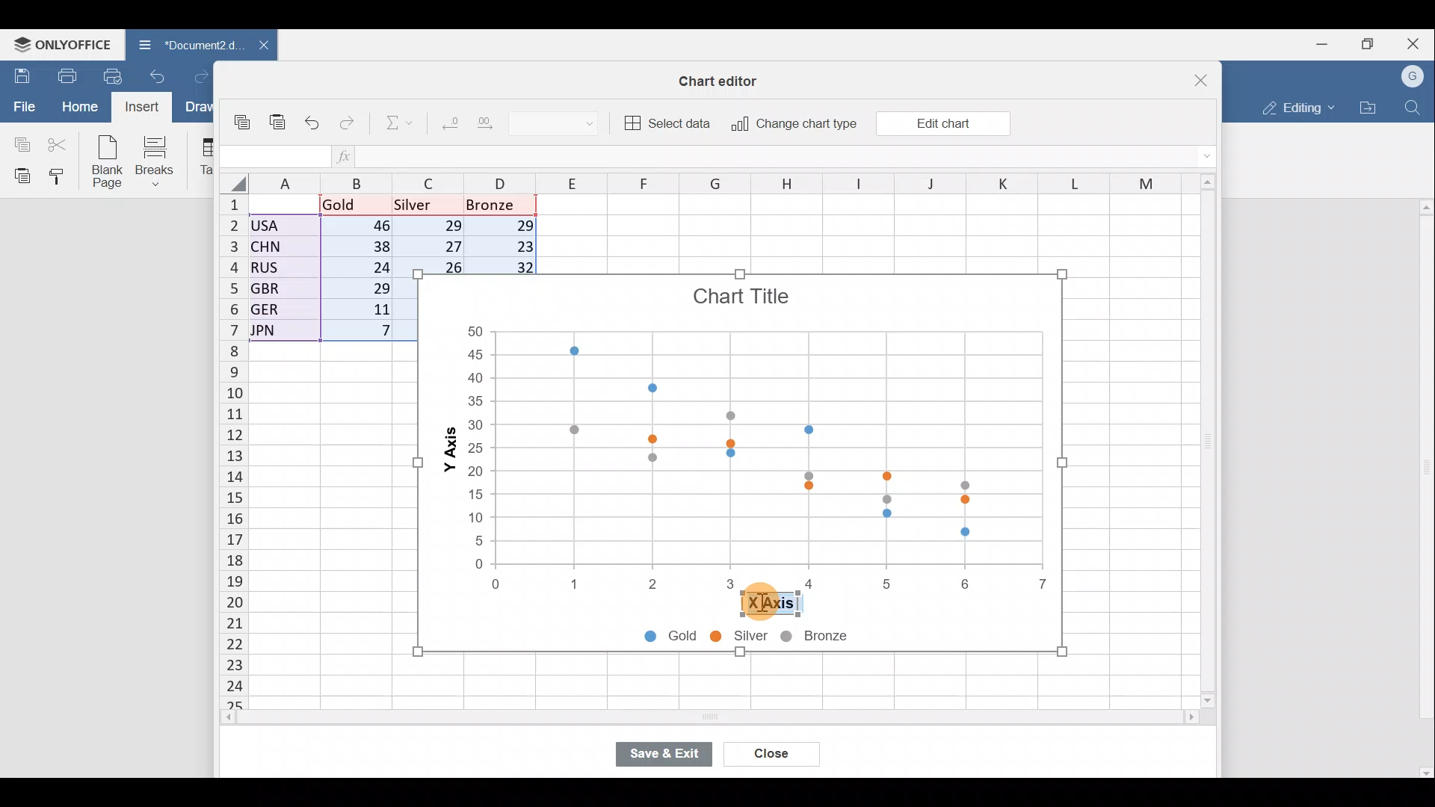 The width and height of the screenshot is (1435, 807). Describe the element at coordinates (79, 108) in the screenshot. I see `Home` at that location.